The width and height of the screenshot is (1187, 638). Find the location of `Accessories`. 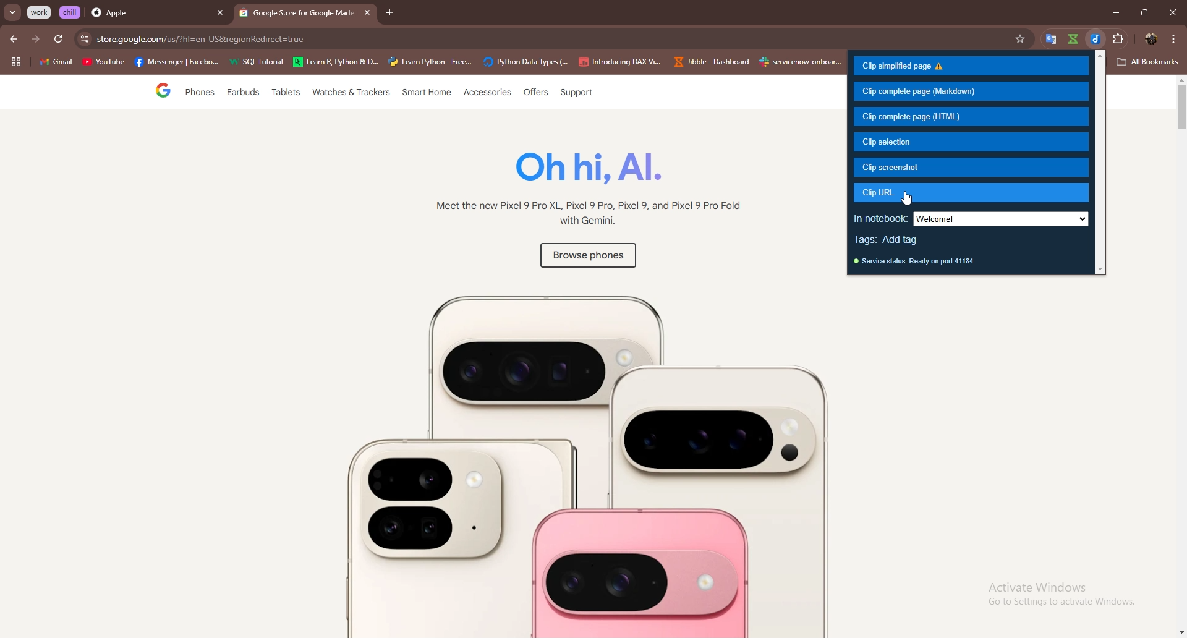

Accessories is located at coordinates (488, 93).